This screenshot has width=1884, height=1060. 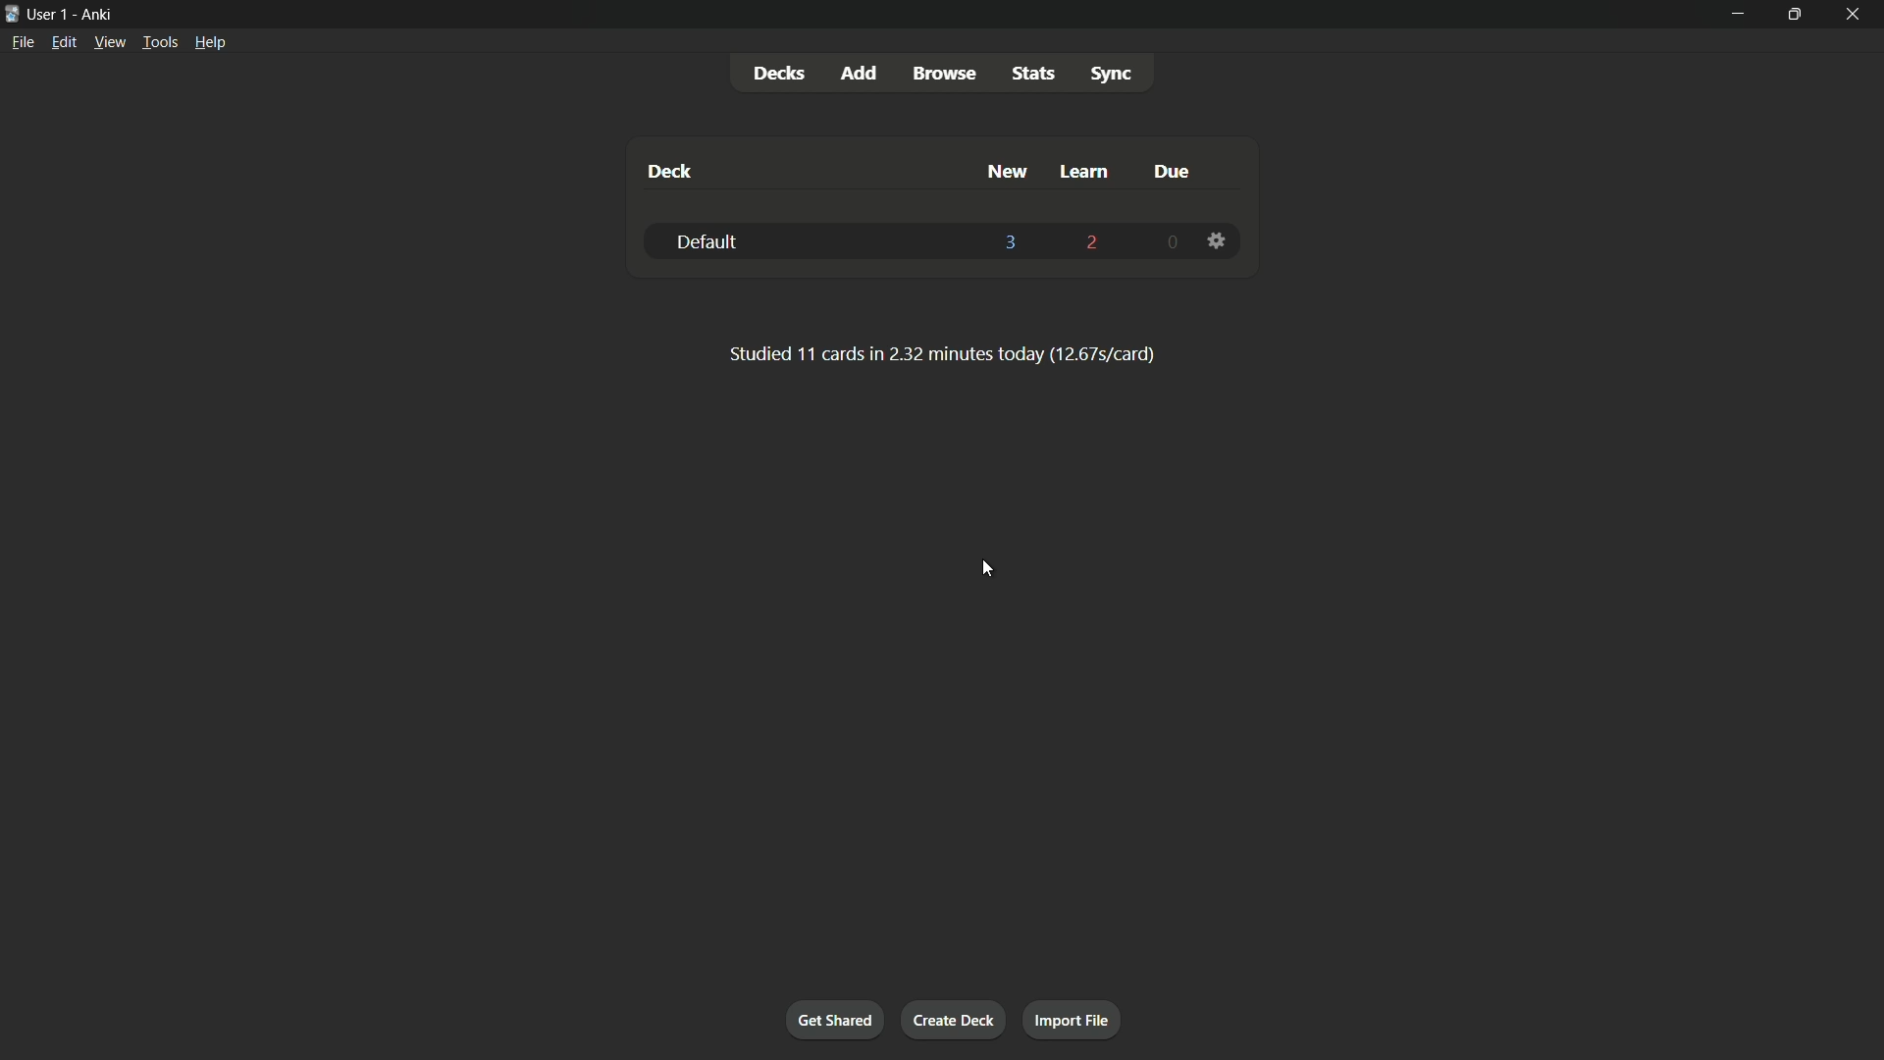 What do you see at coordinates (857, 73) in the screenshot?
I see `add` at bounding box center [857, 73].